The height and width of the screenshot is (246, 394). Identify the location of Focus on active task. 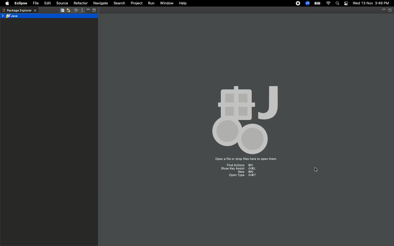
(76, 11).